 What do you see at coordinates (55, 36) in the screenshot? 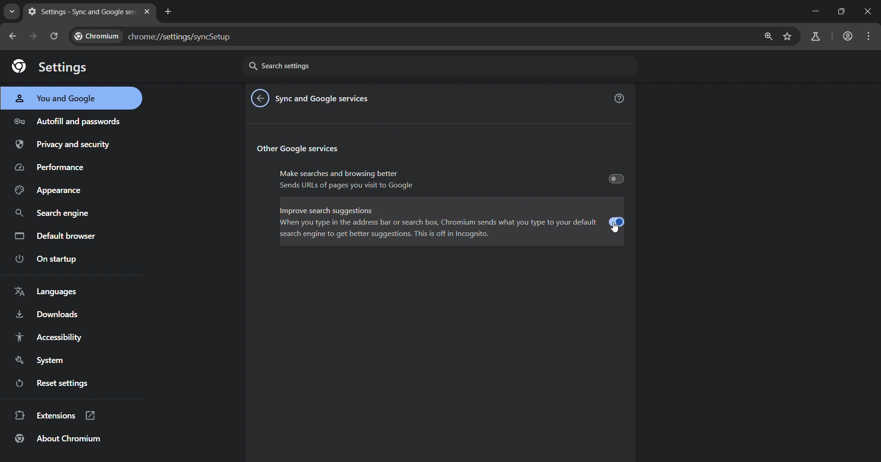
I see `reload page` at bounding box center [55, 36].